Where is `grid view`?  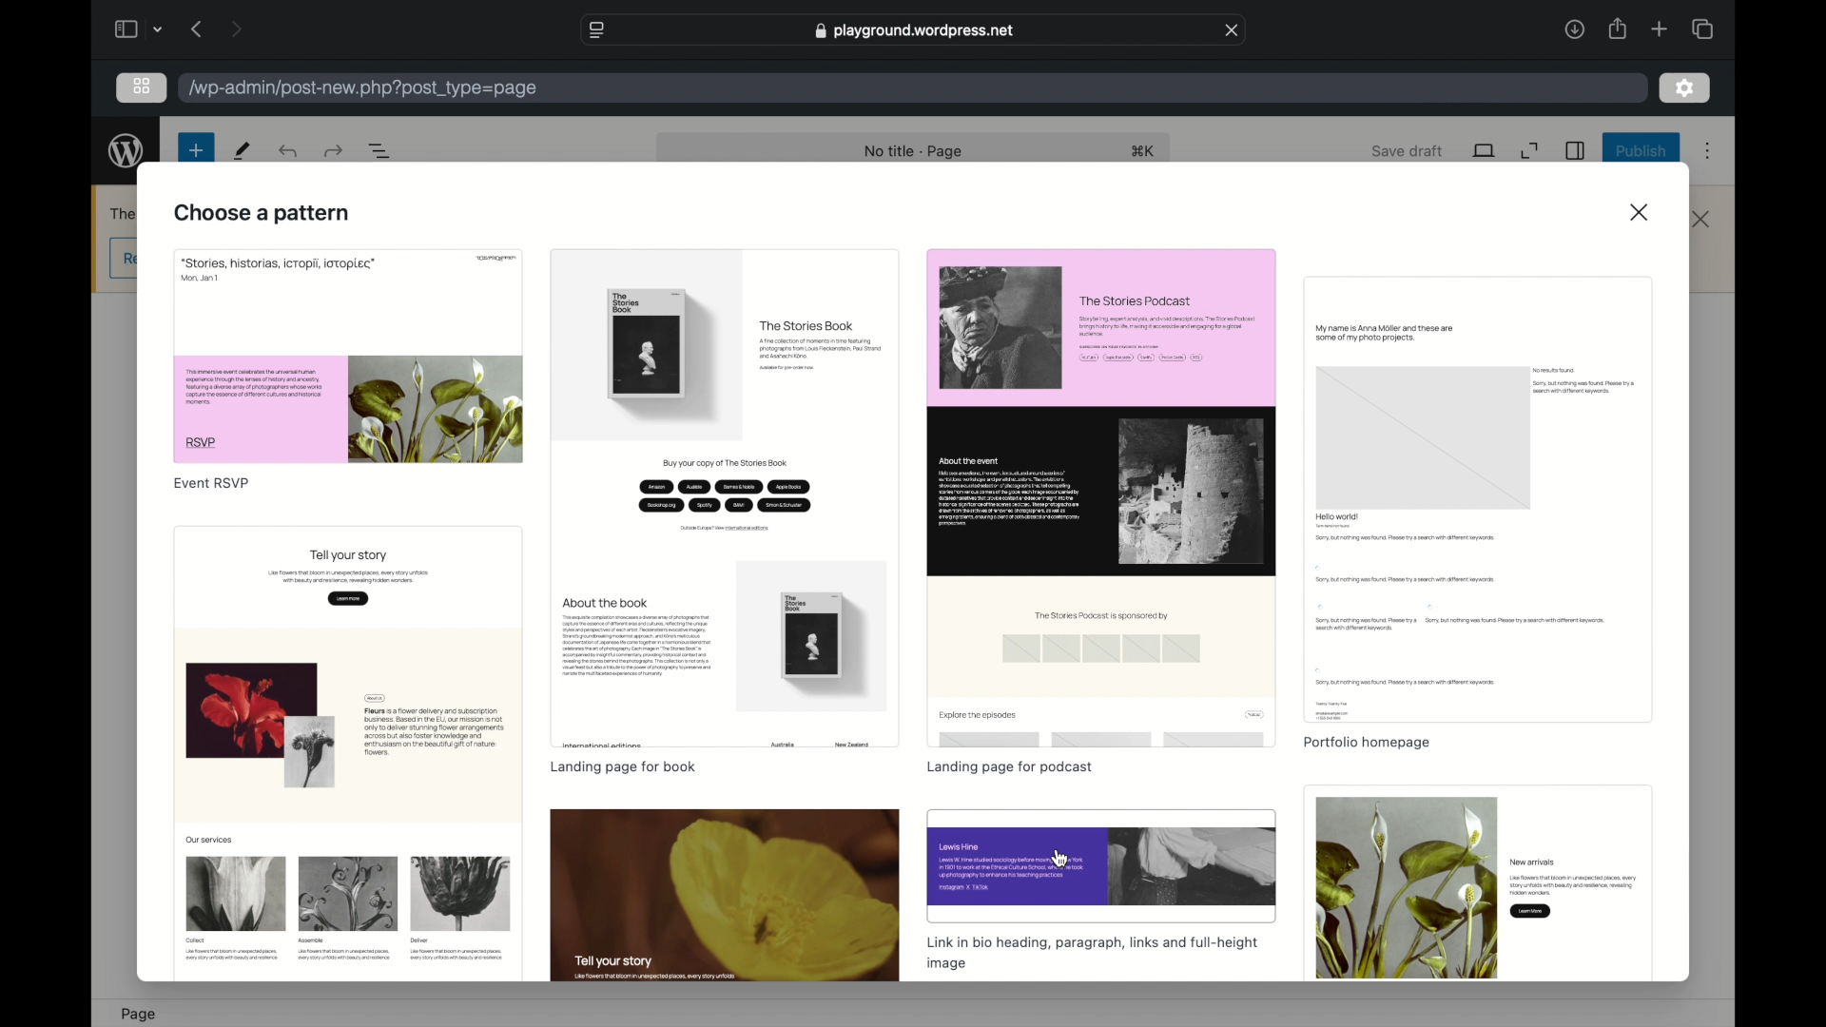 grid view is located at coordinates (142, 86).